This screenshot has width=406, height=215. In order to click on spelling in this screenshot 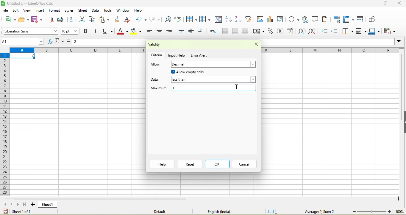, I will do `click(179, 19)`.